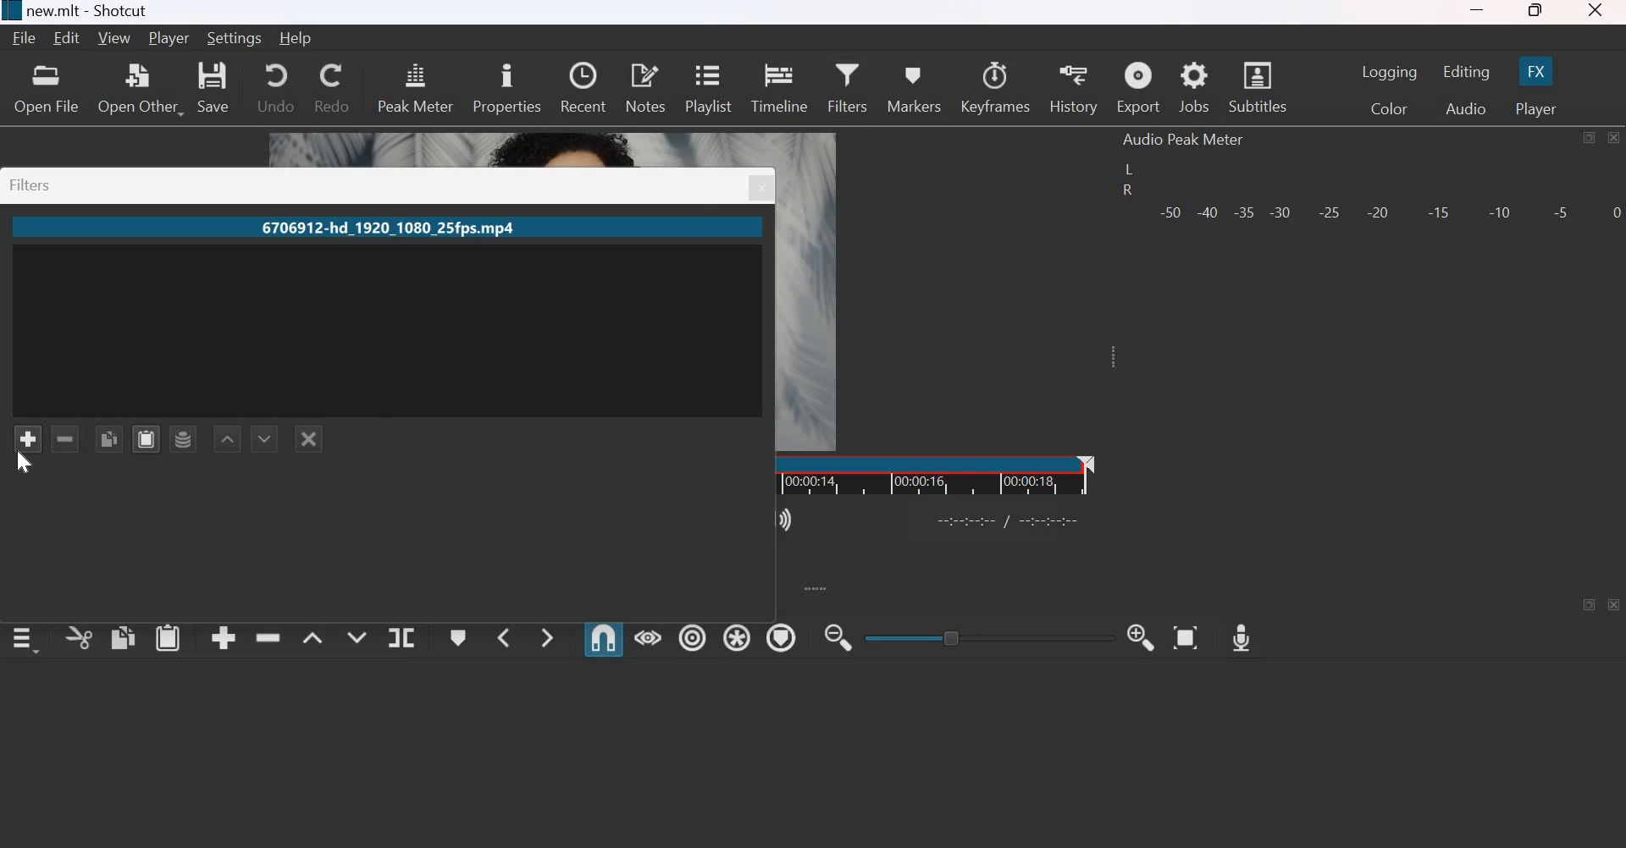  Describe the element at coordinates (224, 637) in the screenshot. I see `append` at that location.